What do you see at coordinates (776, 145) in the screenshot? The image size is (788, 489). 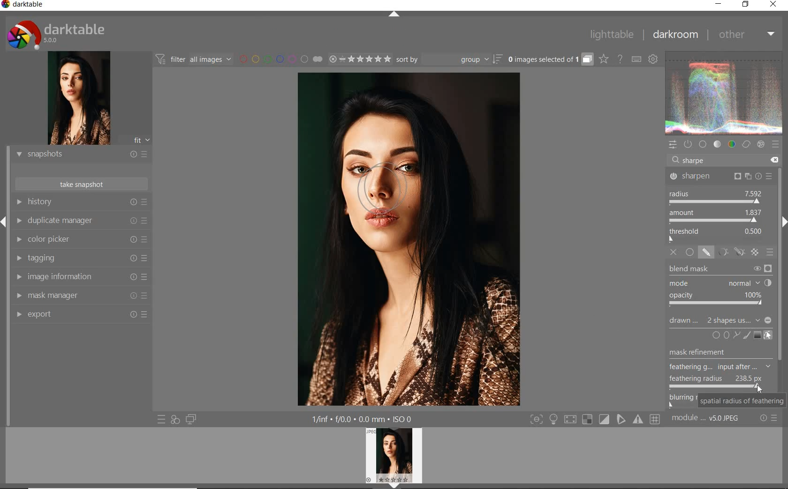 I see `sign ` at bounding box center [776, 145].